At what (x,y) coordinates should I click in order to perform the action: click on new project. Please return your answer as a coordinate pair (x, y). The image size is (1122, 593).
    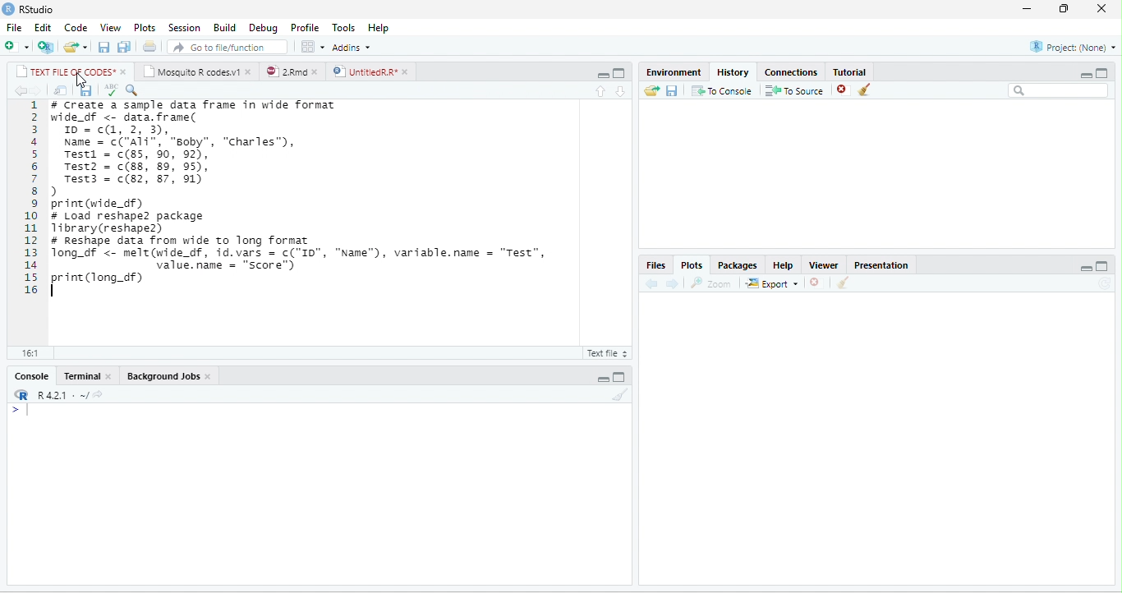
    Looking at the image, I should click on (46, 47).